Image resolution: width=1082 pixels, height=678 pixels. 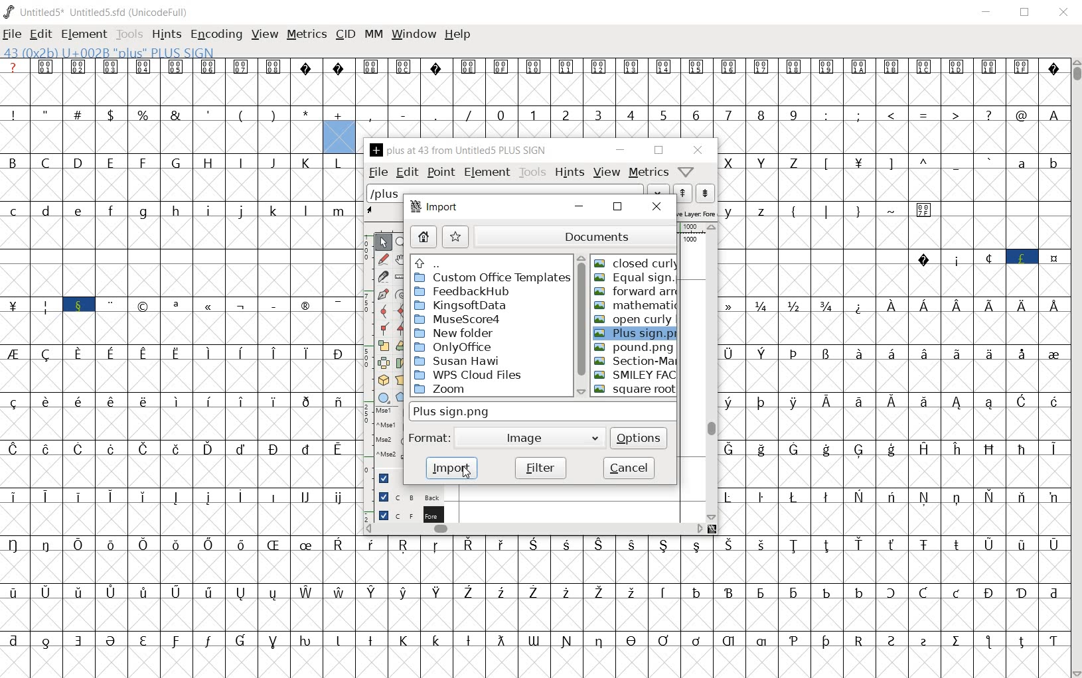 What do you see at coordinates (607, 173) in the screenshot?
I see `view` at bounding box center [607, 173].